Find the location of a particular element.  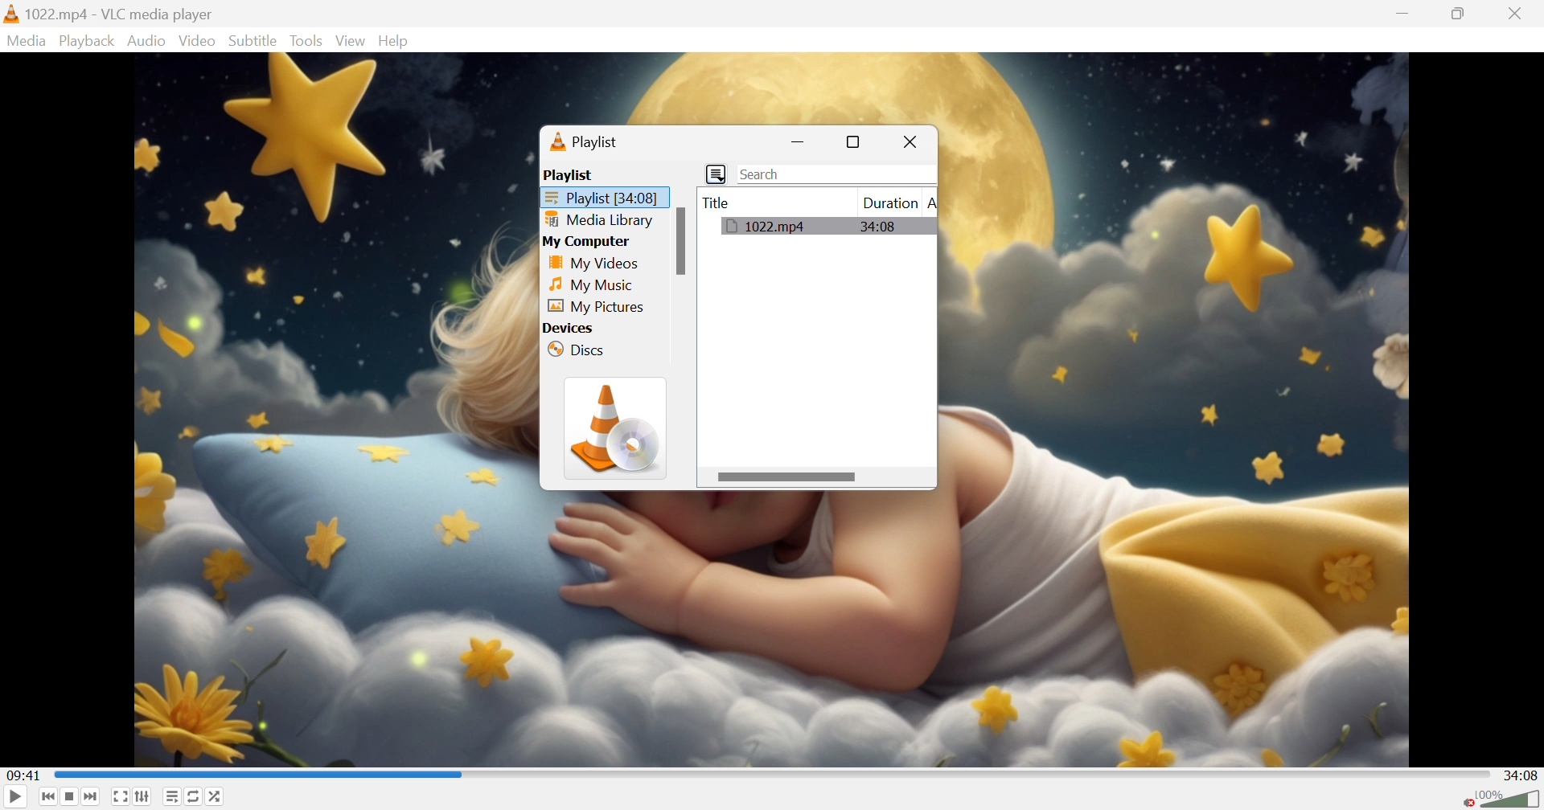

Devices is located at coordinates (567, 329).